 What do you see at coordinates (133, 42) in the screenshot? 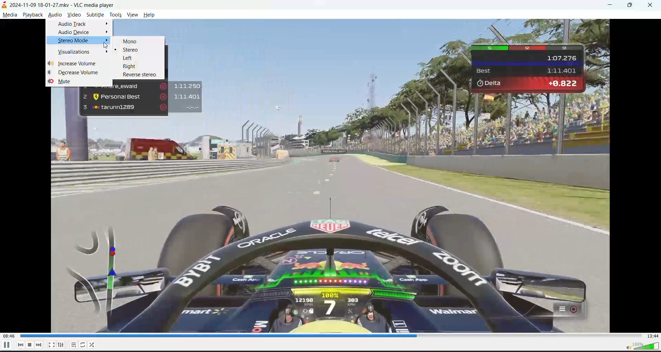
I see `mono` at bounding box center [133, 42].